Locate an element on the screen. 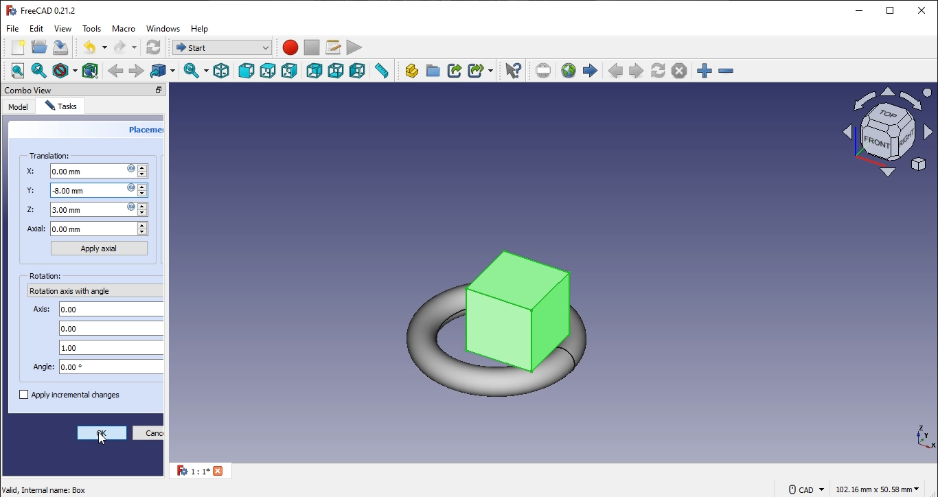 The height and width of the screenshot is (497, 938). view is located at coordinates (63, 29).